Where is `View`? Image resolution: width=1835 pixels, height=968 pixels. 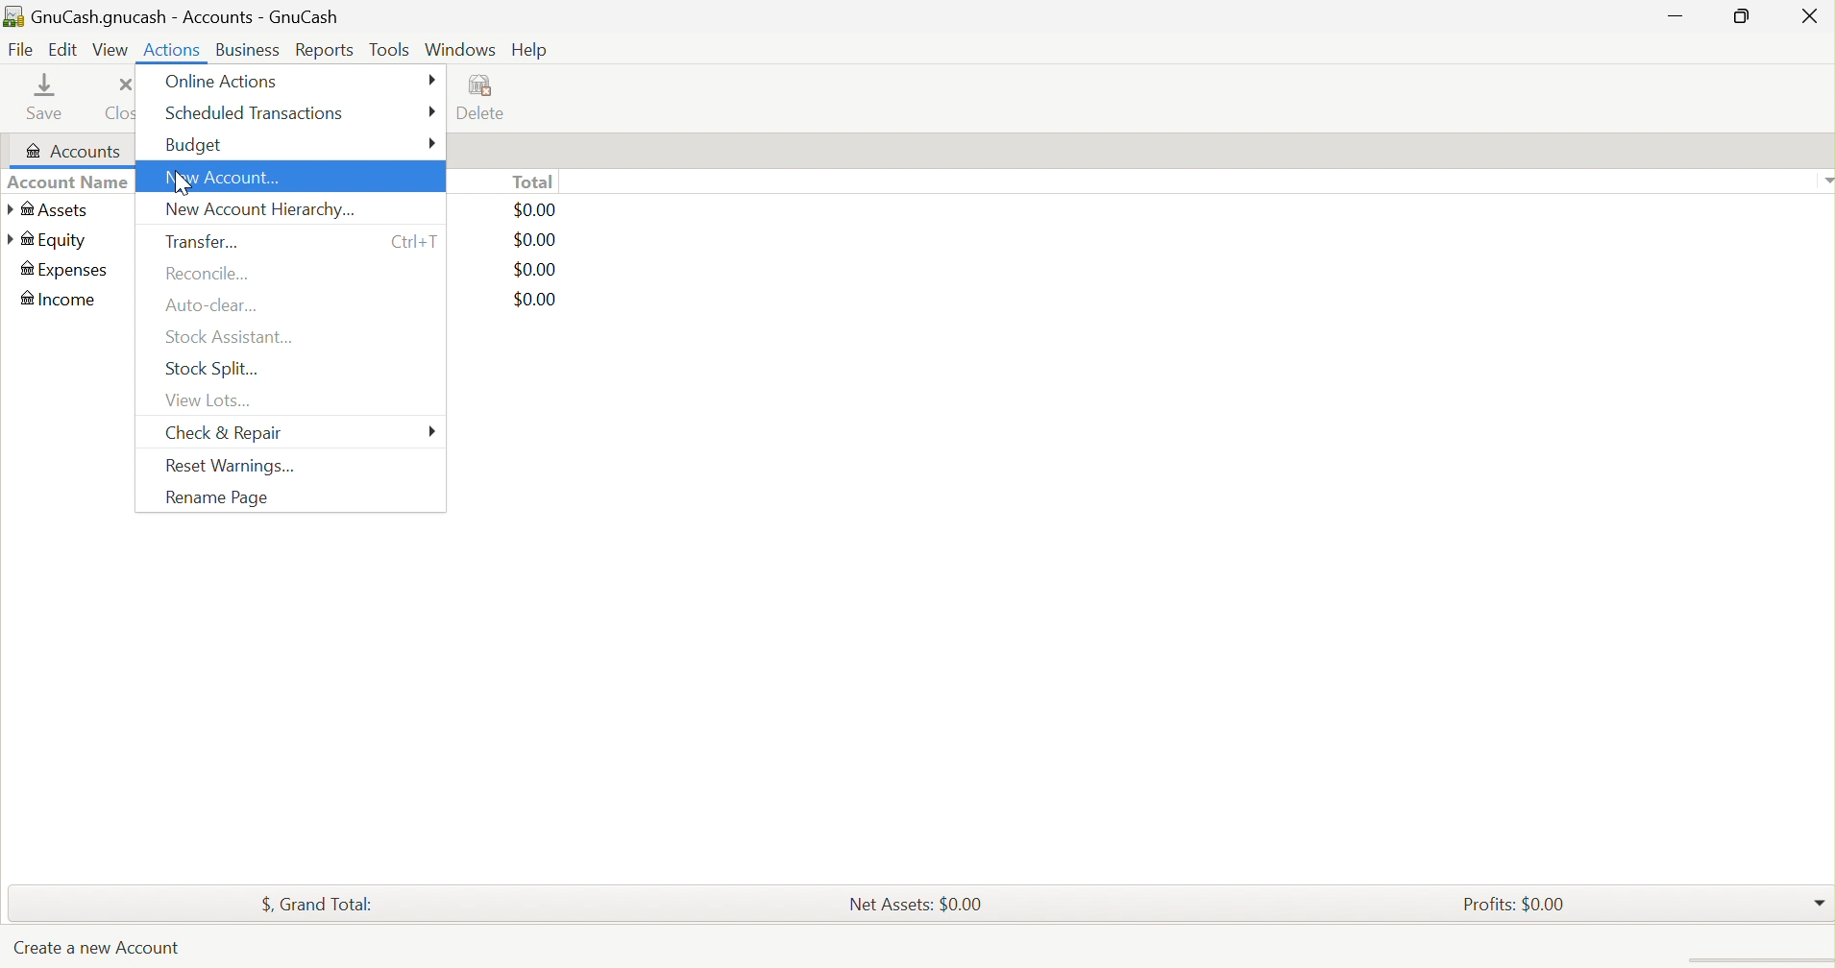 View is located at coordinates (110, 50).